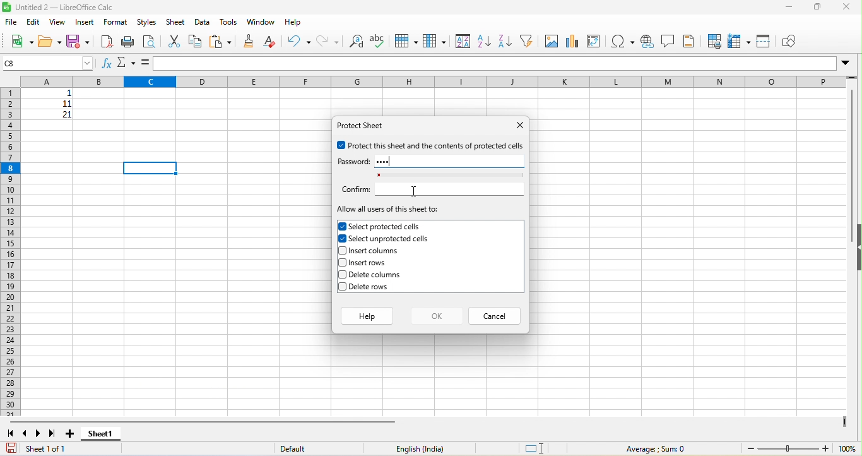 The image size is (862, 456). What do you see at coordinates (299, 42) in the screenshot?
I see `undo` at bounding box center [299, 42].